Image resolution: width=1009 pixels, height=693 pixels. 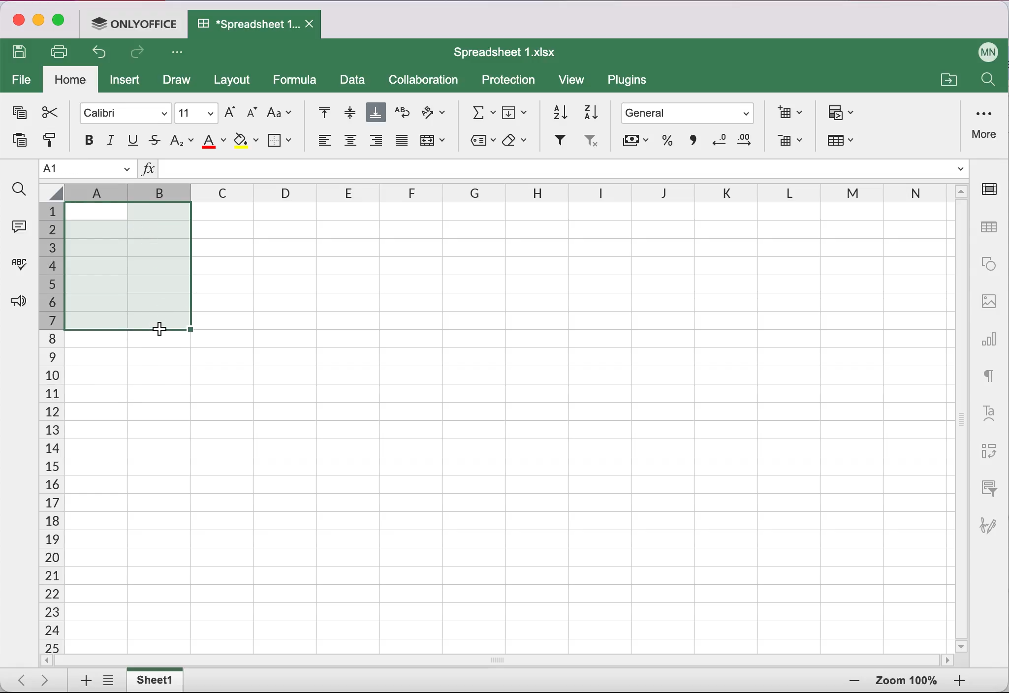 What do you see at coordinates (993, 189) in the screenshot?
I see `cell settings` at bounding box center [993, 189].